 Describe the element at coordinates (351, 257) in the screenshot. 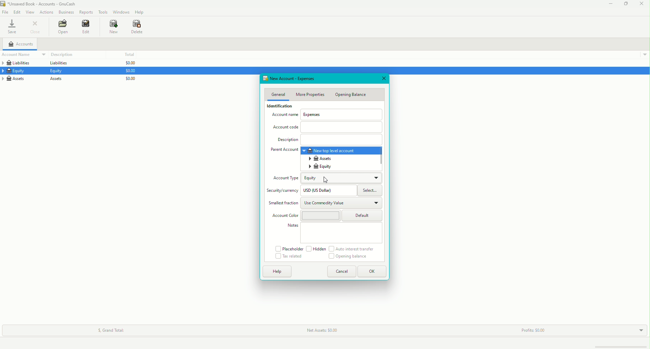

I see `Opening Balance` at that location.